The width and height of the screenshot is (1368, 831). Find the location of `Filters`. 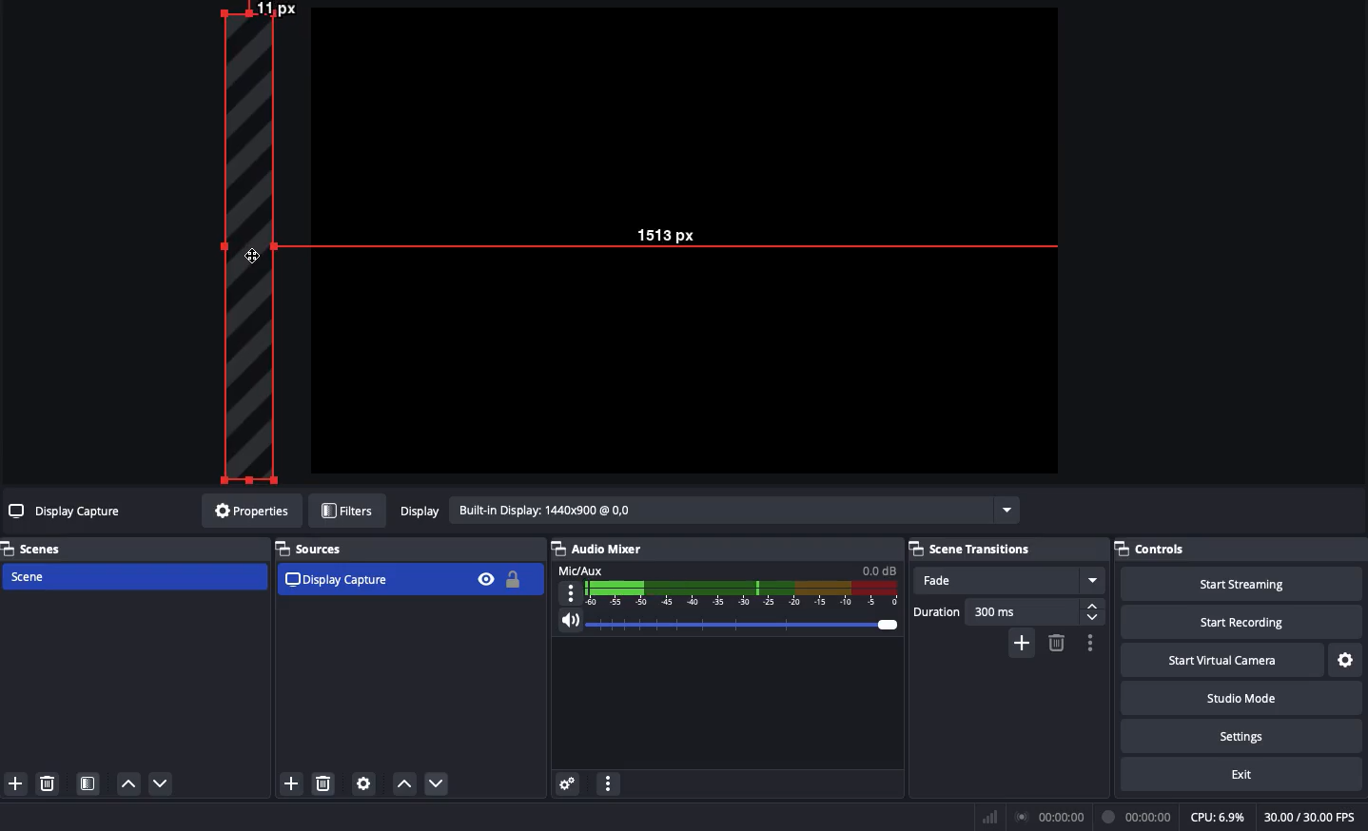

Filters is located at coordinates (348, 512).